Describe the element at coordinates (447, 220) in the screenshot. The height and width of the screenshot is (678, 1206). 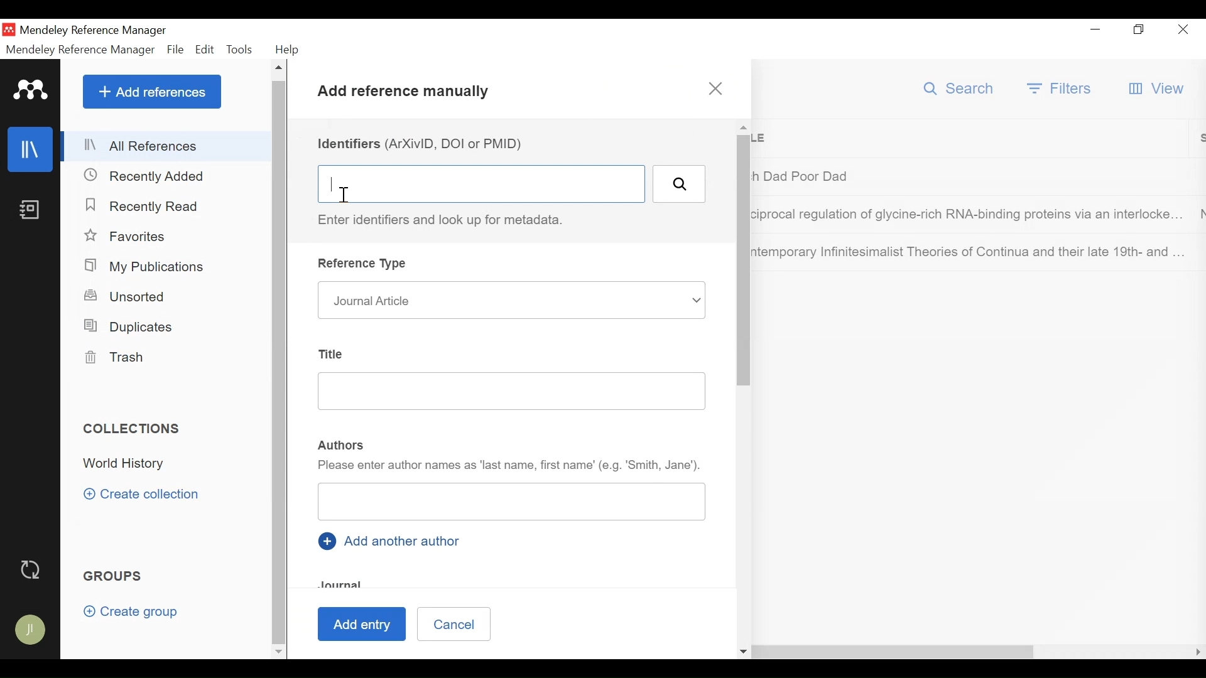
I see `Enter identifiers and look up metadata` at that location.